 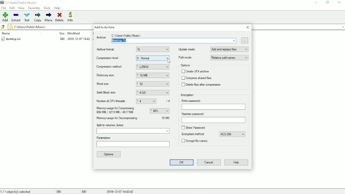 I want to click on Browse, so click(x=245, y=40).